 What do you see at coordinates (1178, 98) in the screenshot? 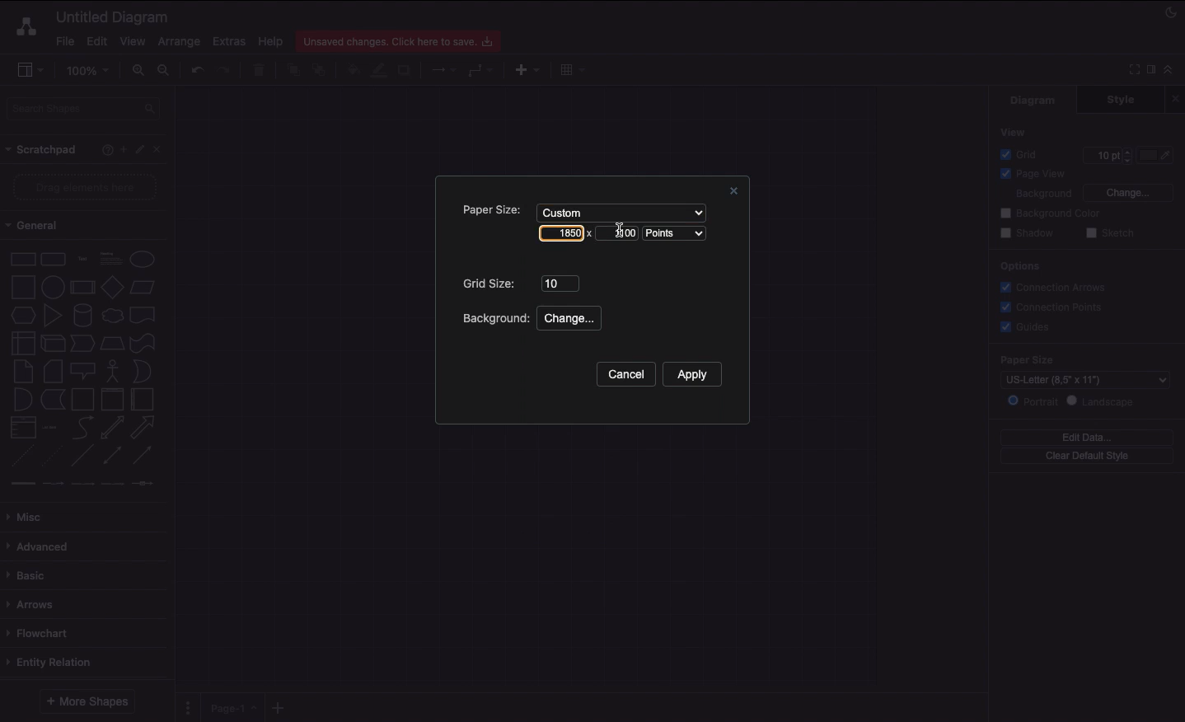
I see `Close` at bounding box center [1178, 98].